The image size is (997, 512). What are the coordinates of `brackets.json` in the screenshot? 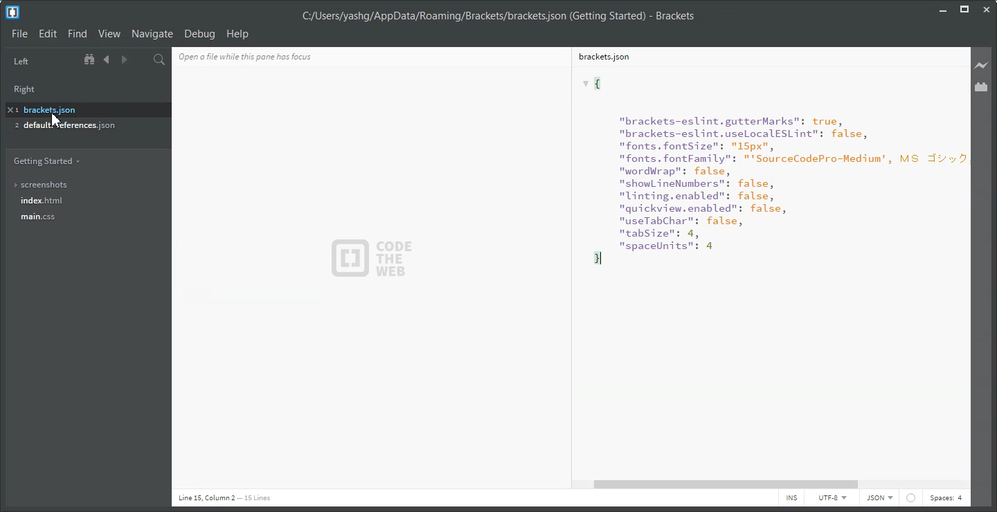 It's located at (84, 109).